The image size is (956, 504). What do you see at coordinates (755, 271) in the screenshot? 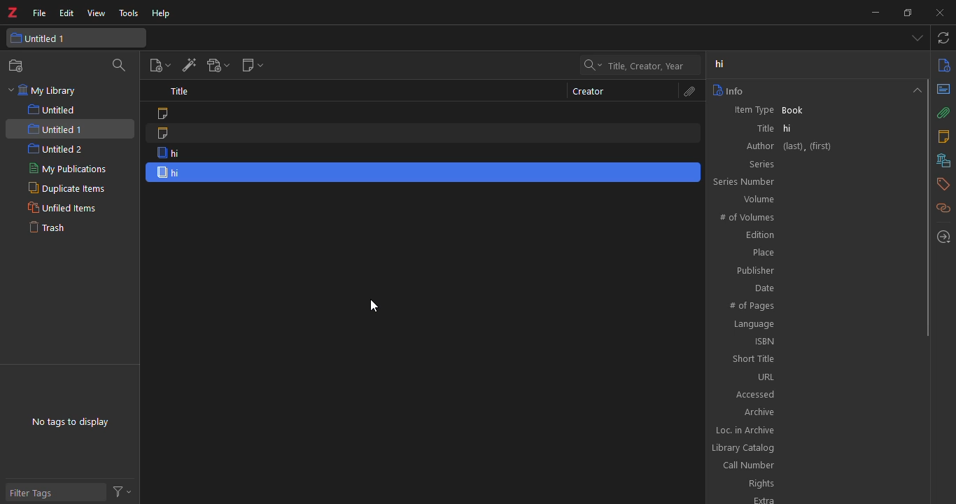
I see `publisher` at bounding box center [755, 271].